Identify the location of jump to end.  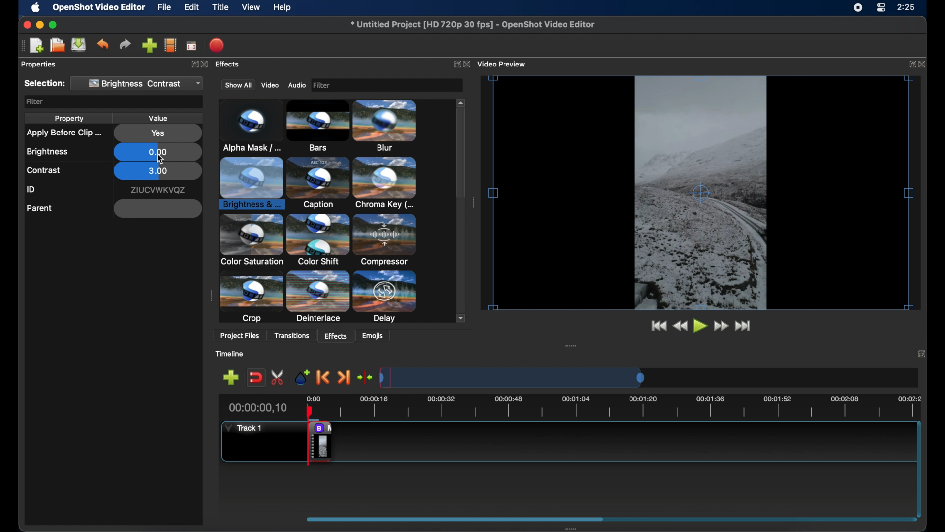
(746, 328).